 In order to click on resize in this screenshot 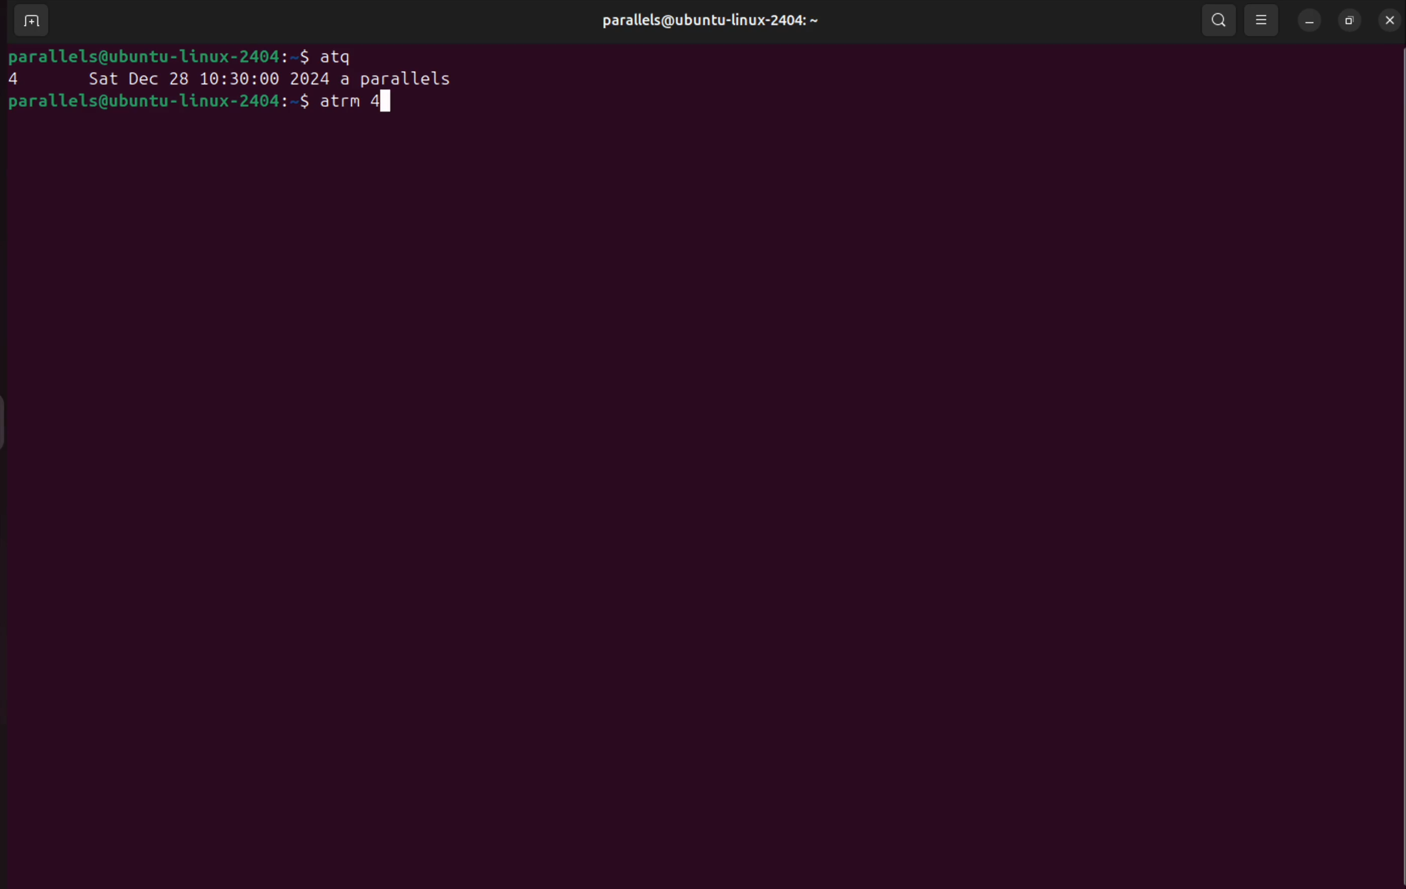, I will do `click(1348, 20)`.